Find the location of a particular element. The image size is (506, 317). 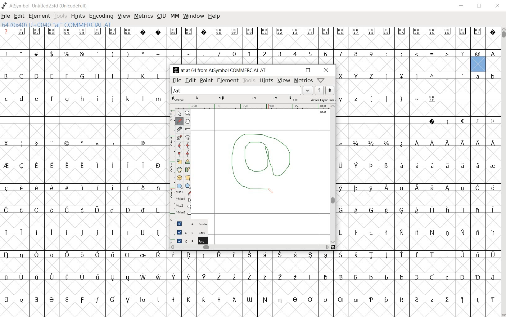

close is located at coordinates (326, 70).